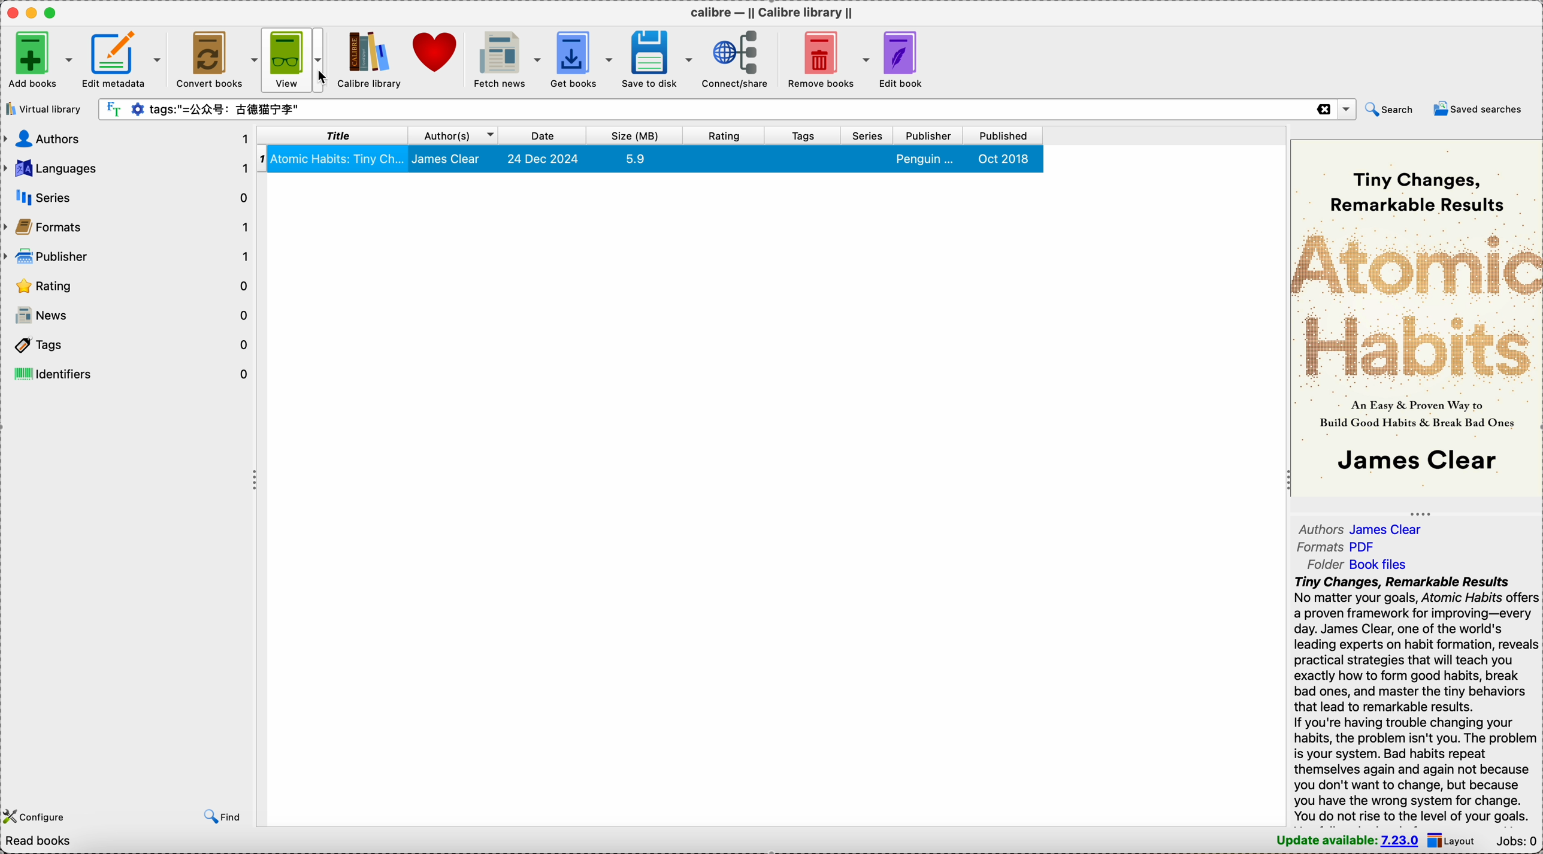 This screenshot has width=1543, height=854. What do you see at coordinates (128, 226) in the screenshot?
I see `formats` at bounding box center [128, 226].